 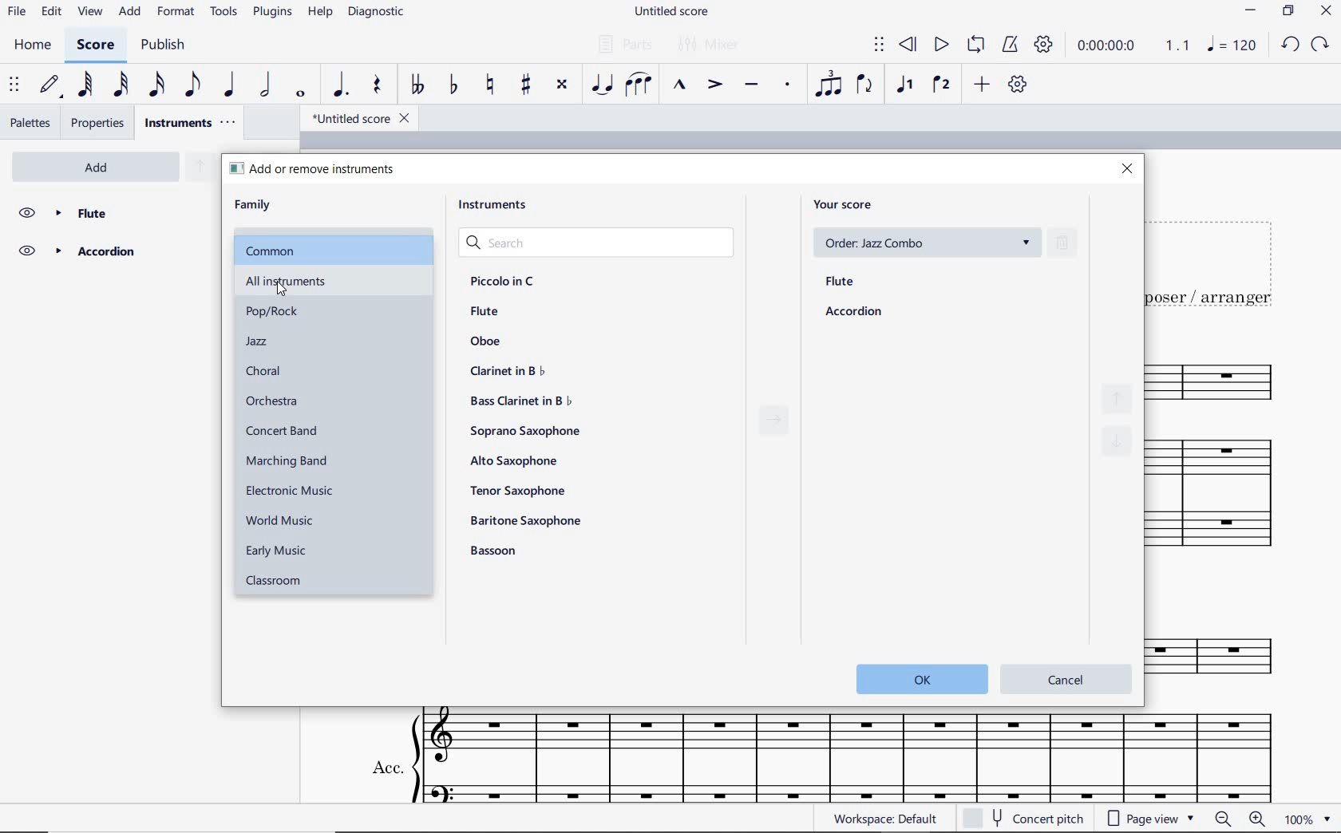 What do you see at coordinates (976, 45) in the screenshot?
I see `loop playback` at bounding box center [976, 45].